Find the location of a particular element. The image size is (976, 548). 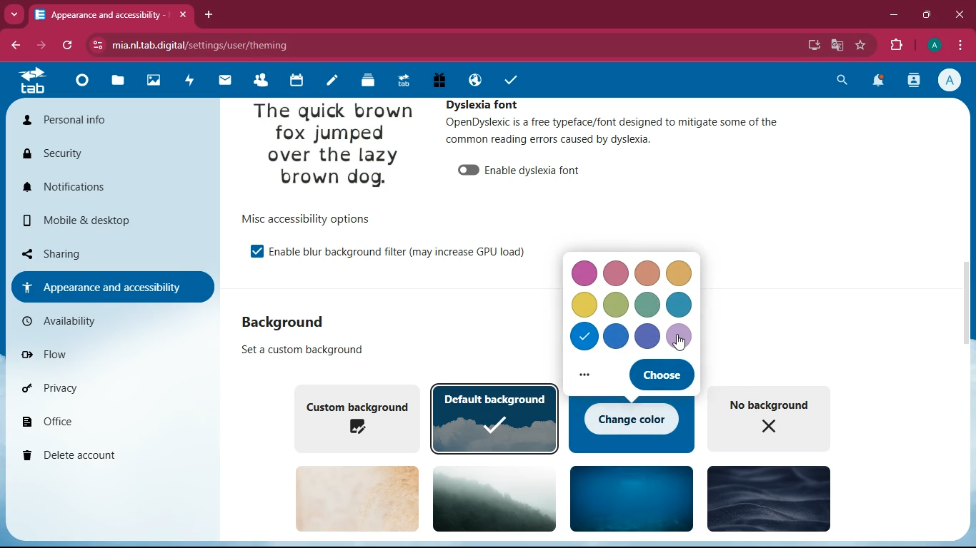

profile is located at coordinates (934, 45).